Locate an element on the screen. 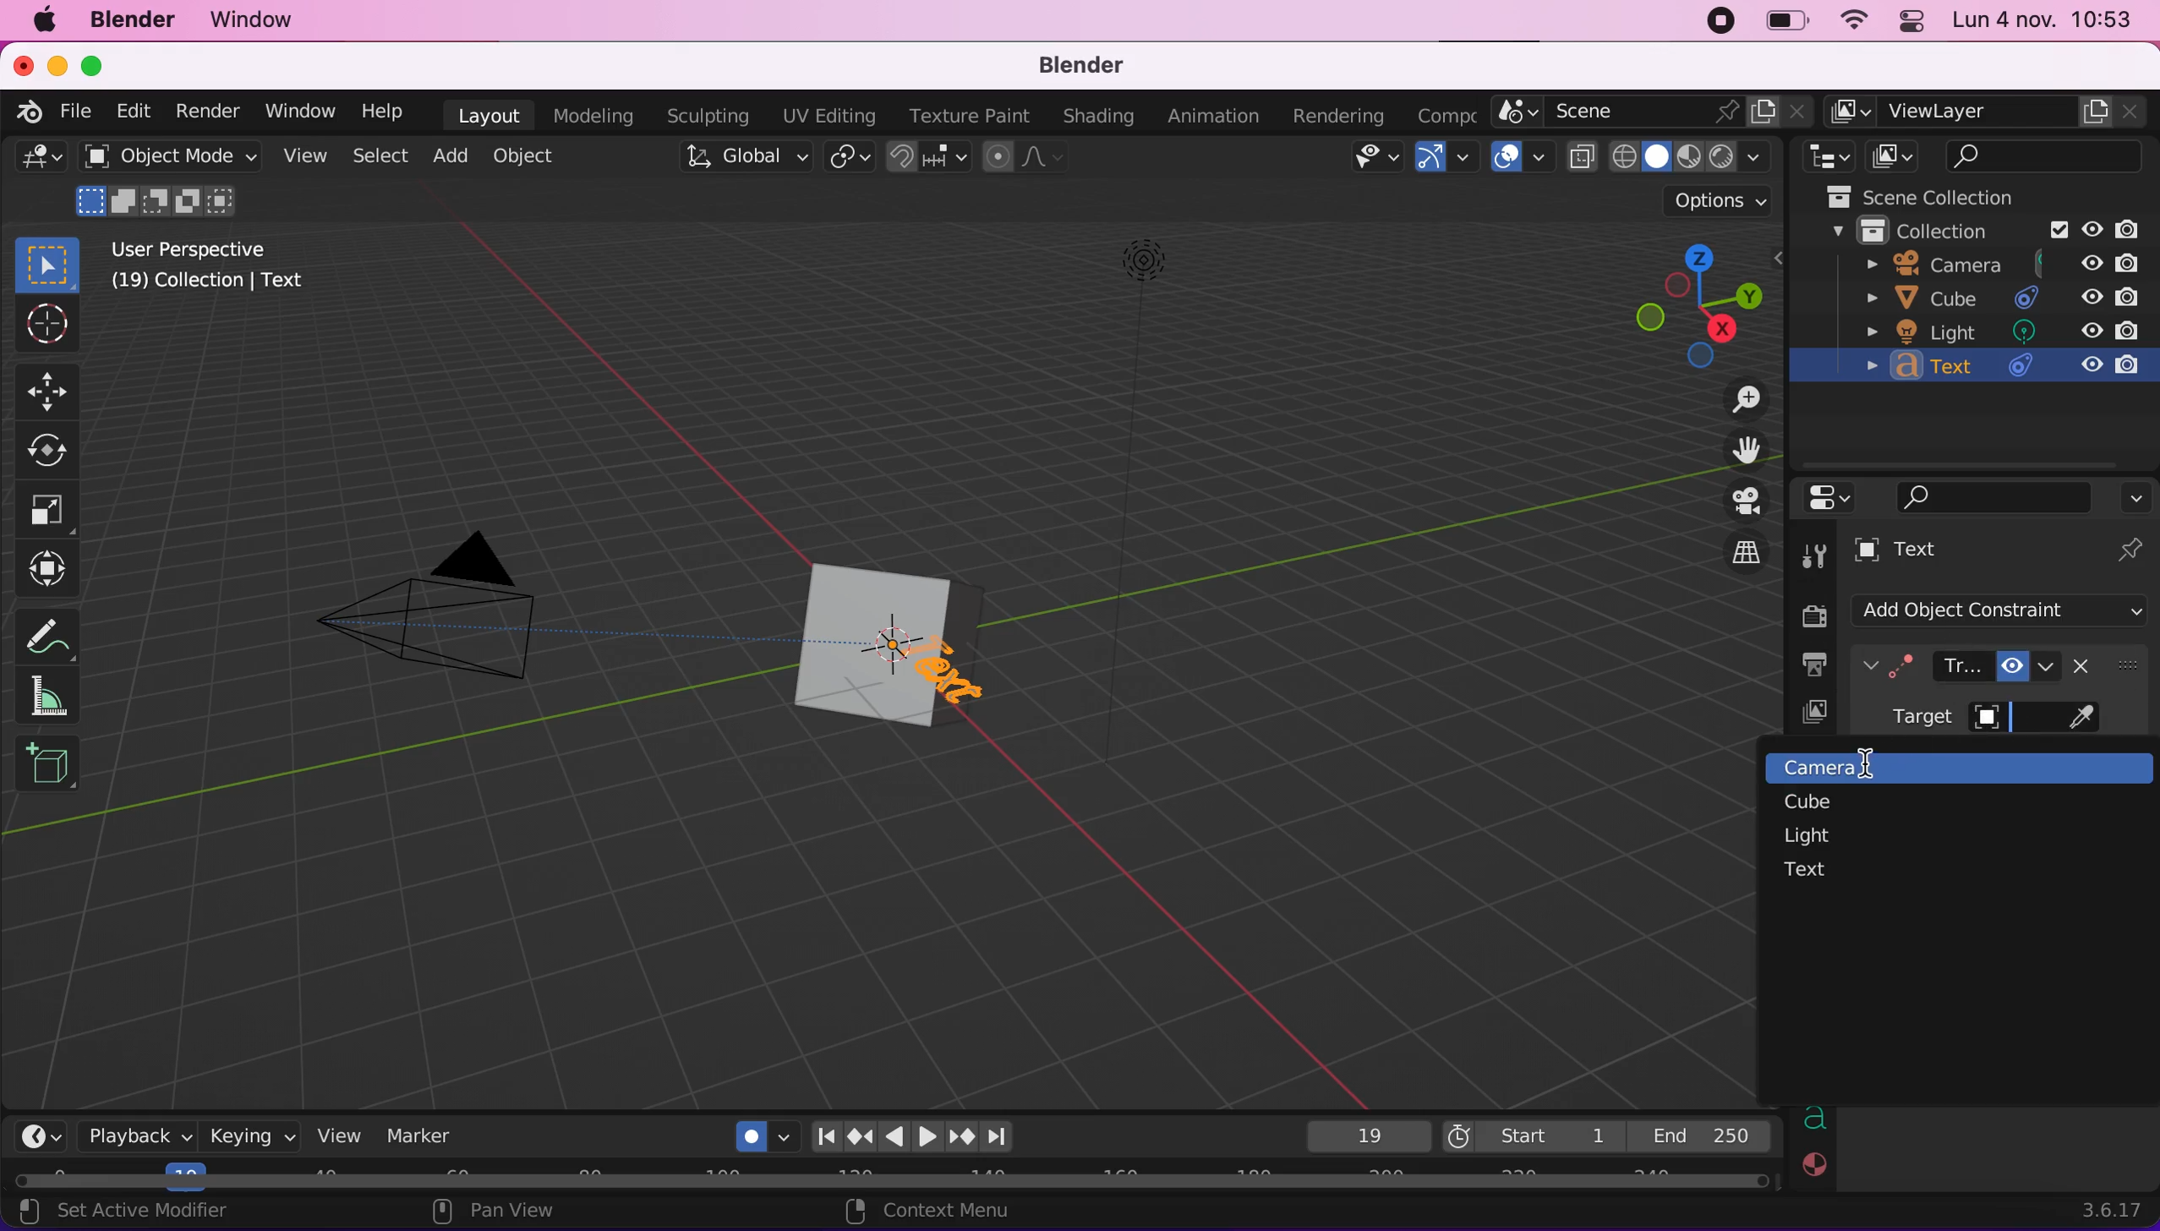 The image size is (2160, 1231). cube is located at coordinates (853, 647).